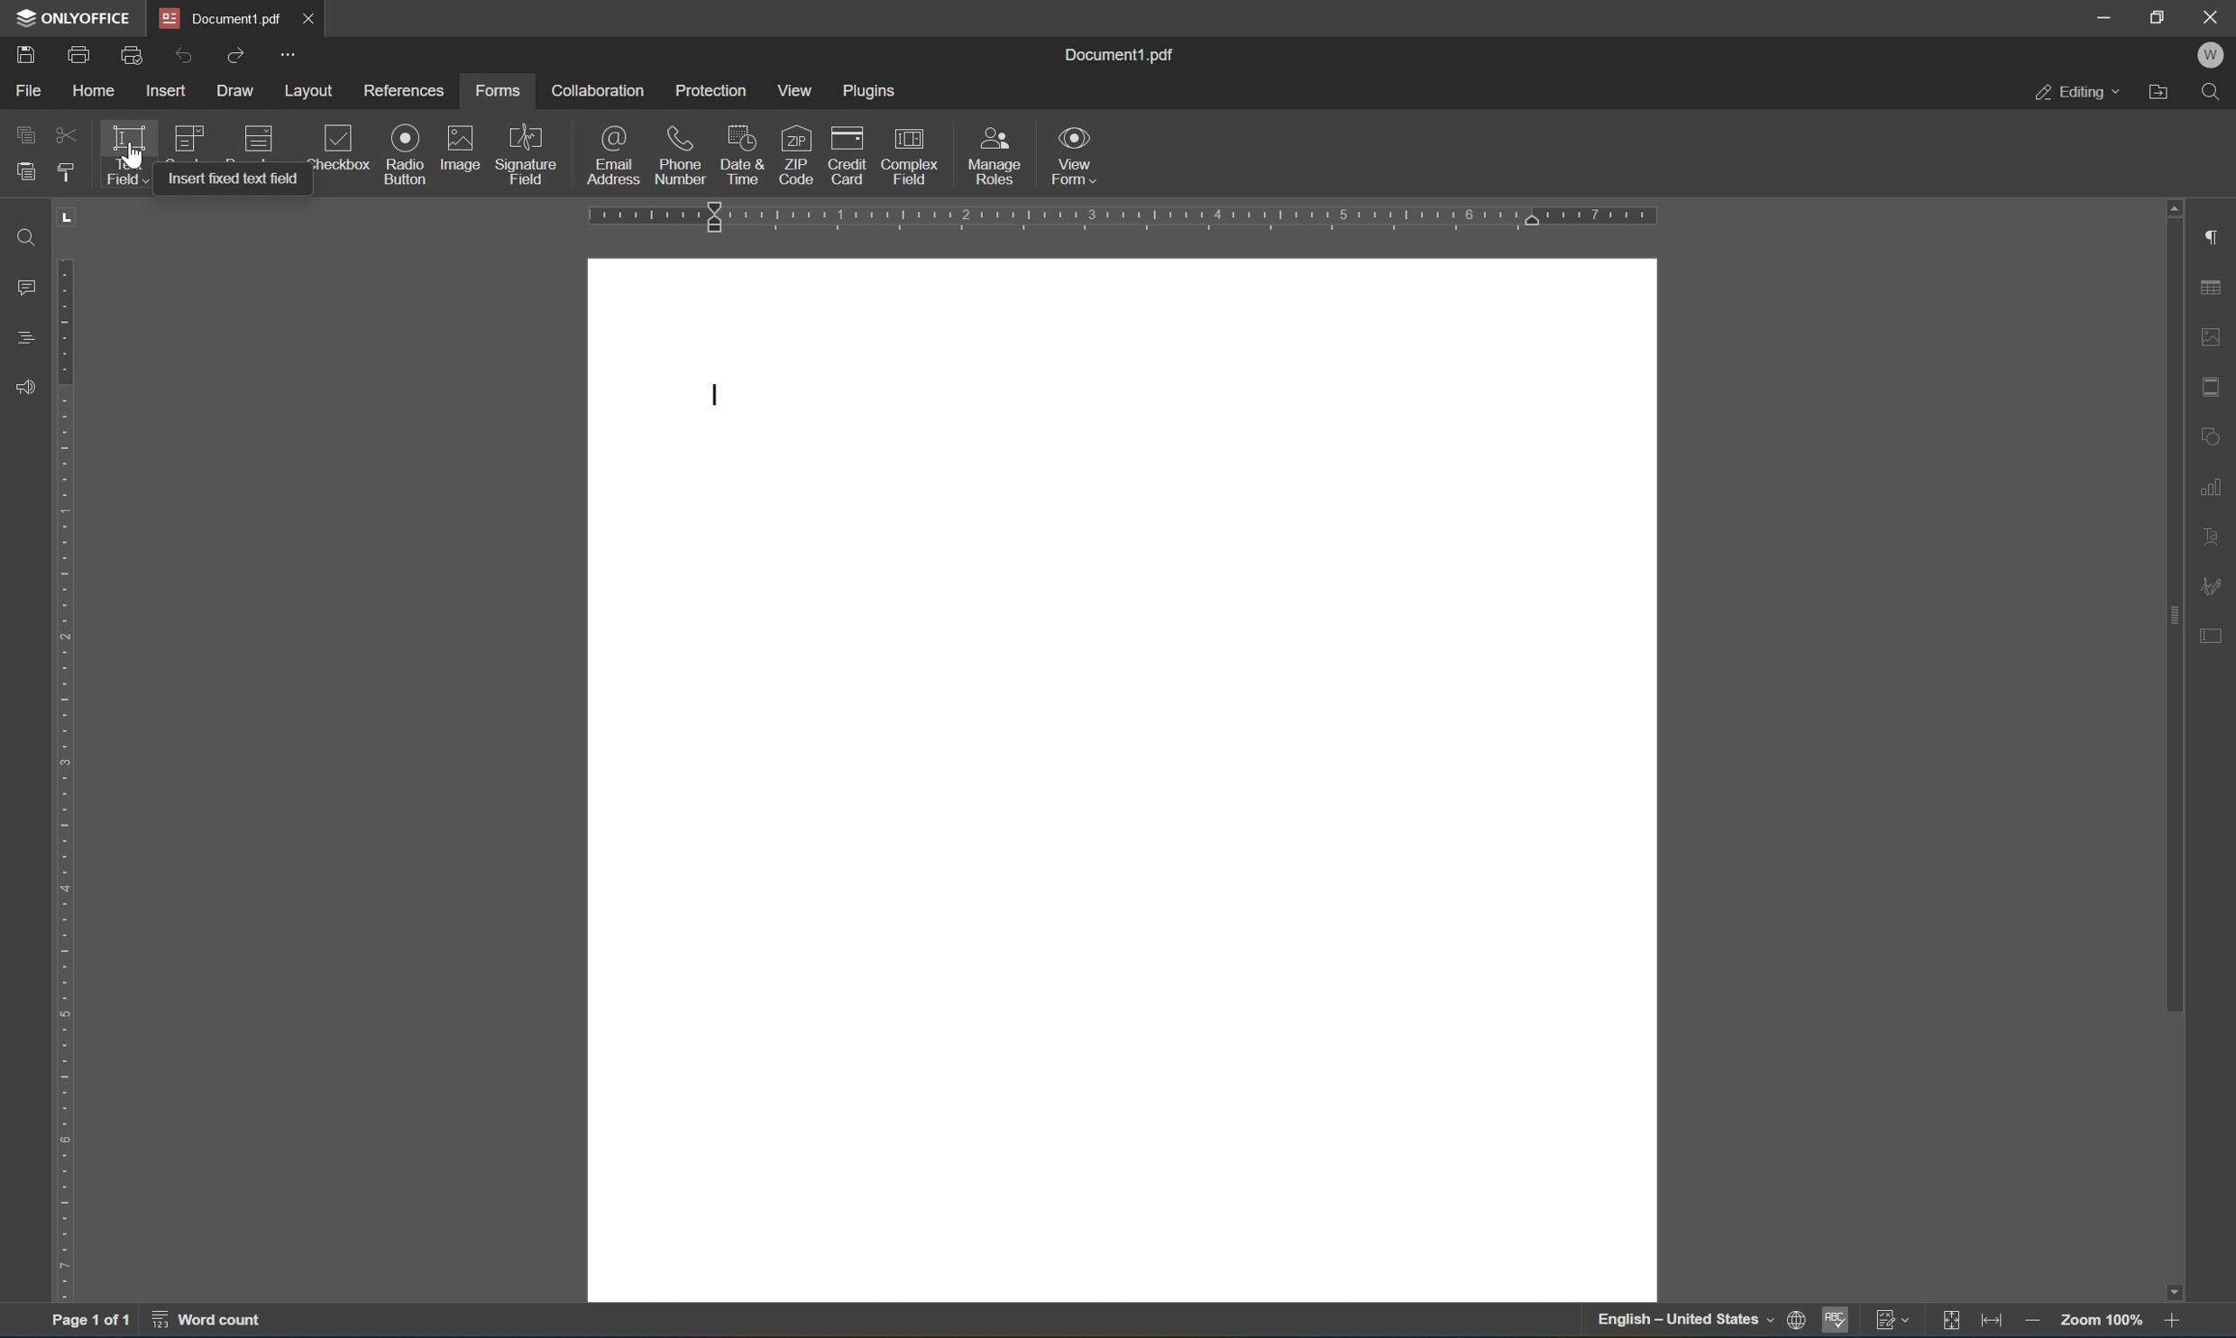  Describe the element at coordinates (342, 145) in the screenshot. I see `checkbox` at that location.